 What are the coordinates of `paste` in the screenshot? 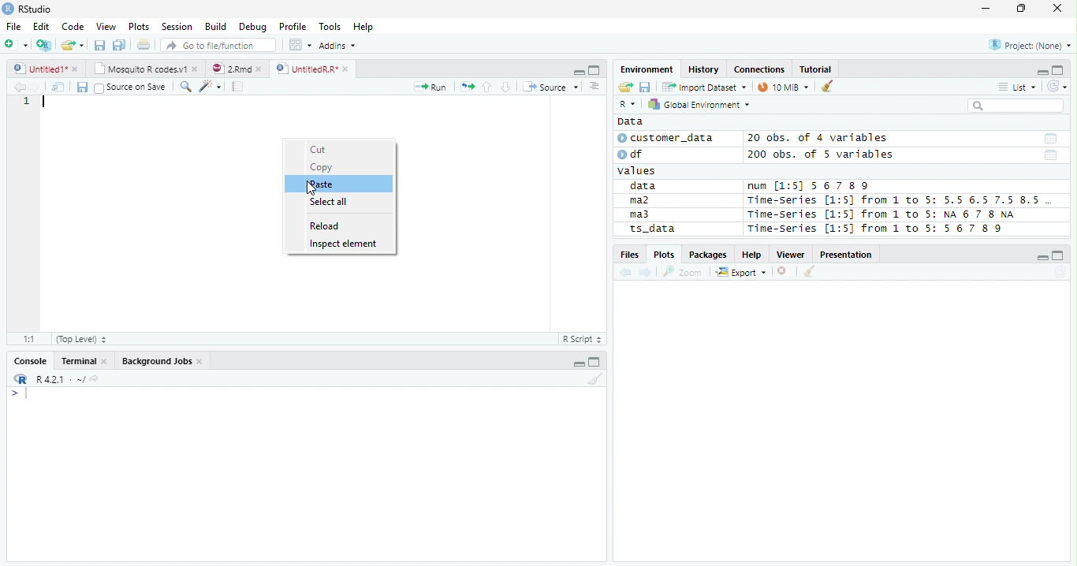 It's located at (321, 184).